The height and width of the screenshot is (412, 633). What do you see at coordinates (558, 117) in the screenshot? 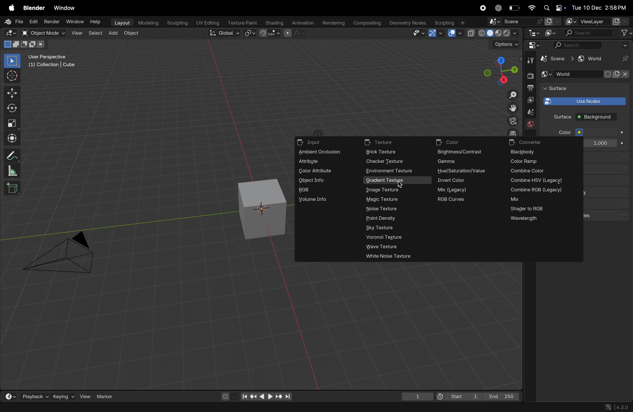
I see `Surface` at bounding box center [558, 117].